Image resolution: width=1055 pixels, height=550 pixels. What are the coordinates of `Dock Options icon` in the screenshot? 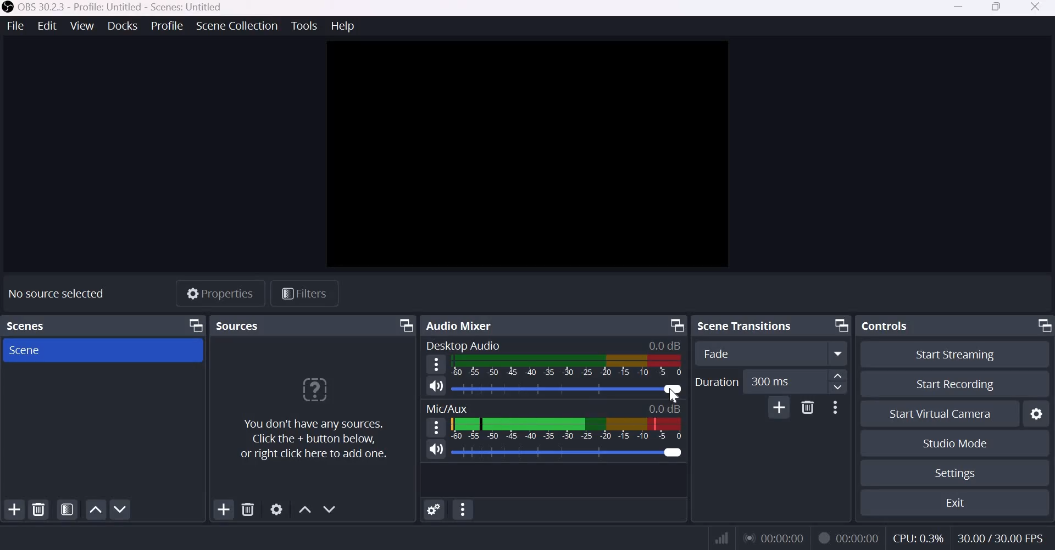 It's located at (835, 325).